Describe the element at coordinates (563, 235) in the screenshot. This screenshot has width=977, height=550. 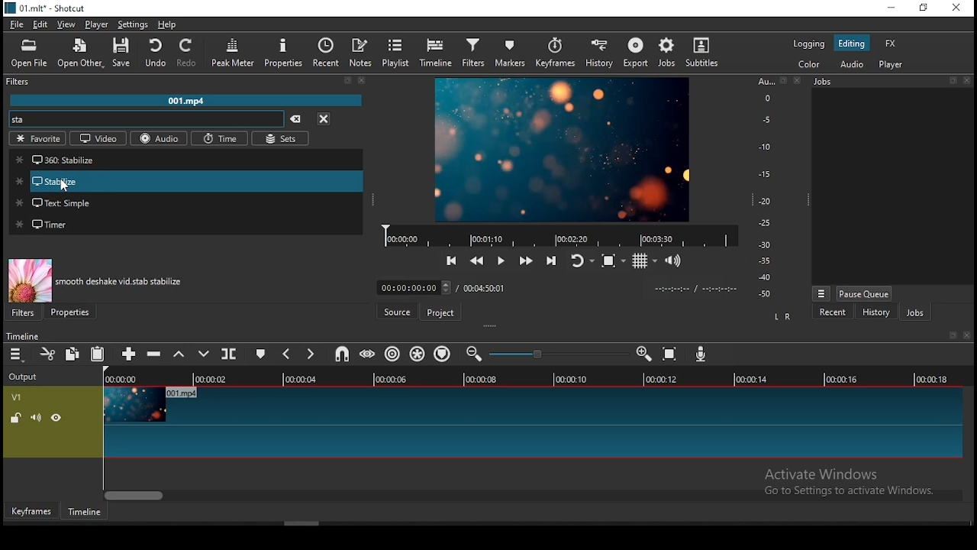
I see `timeline` at that location.